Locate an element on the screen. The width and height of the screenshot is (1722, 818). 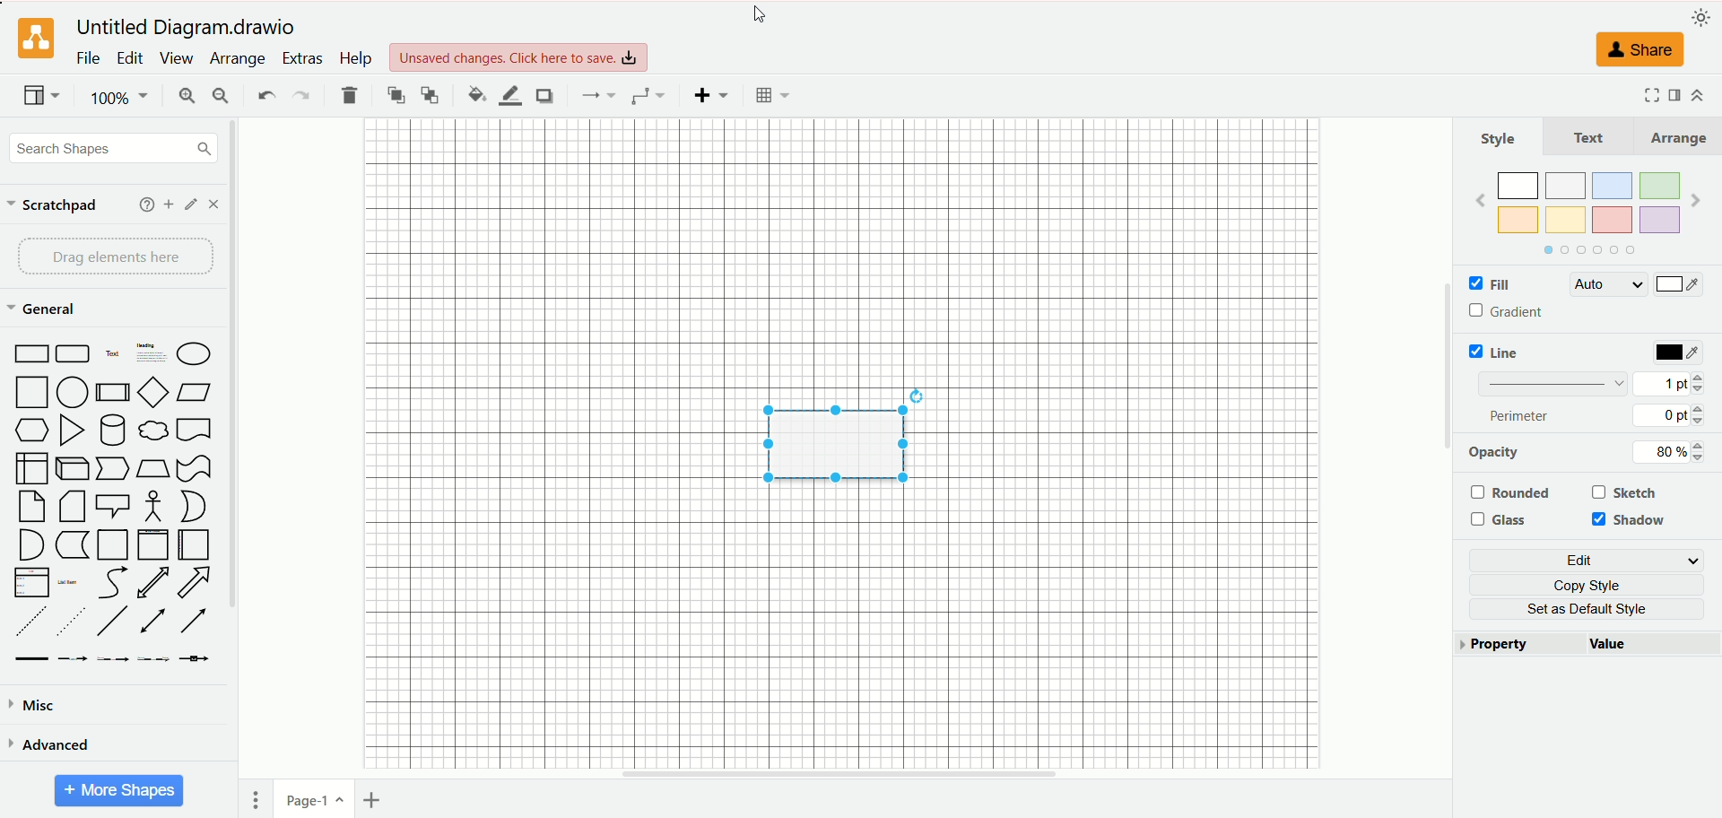
shadow is located at coordinates (1632, 521).